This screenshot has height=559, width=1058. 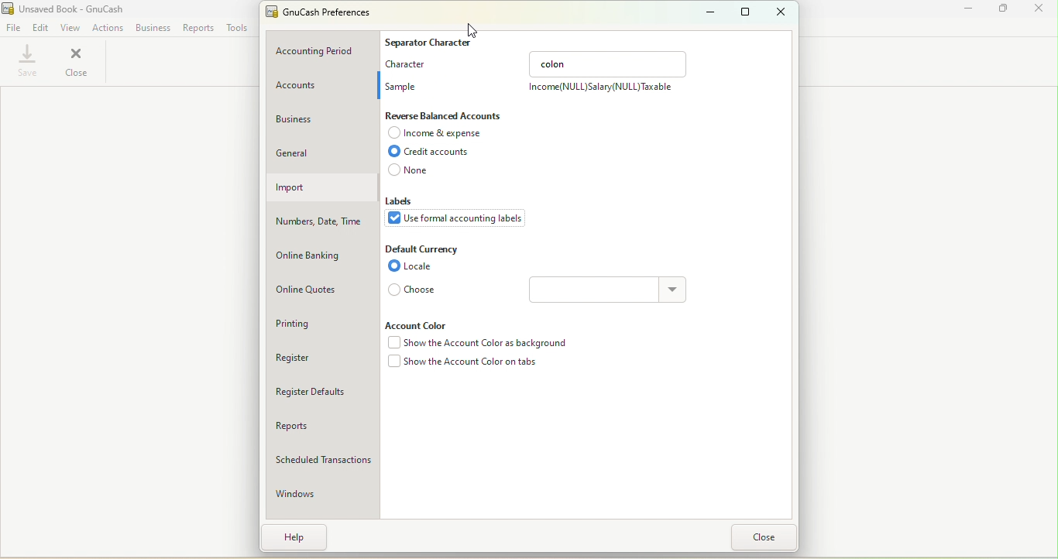 I want to click on Maximize, so click(x=744, y=12).